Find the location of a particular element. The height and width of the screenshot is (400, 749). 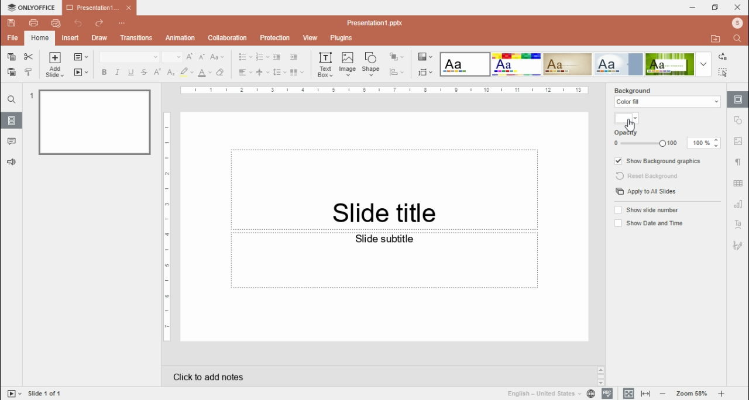

decrement font size is located at coordinates (203, 57).